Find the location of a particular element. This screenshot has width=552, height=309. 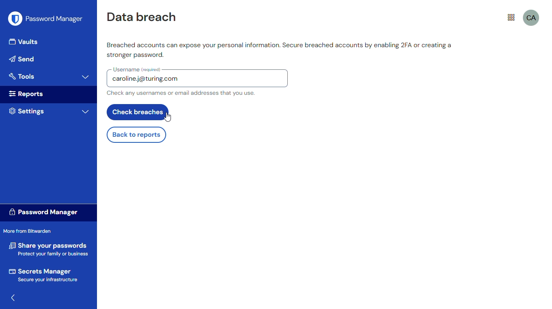

toggle expand is located at coordinates (86, 77).